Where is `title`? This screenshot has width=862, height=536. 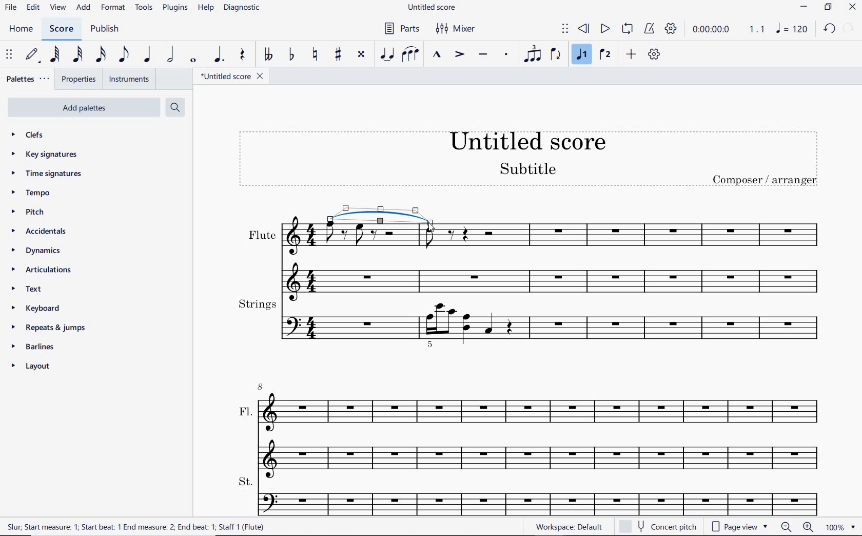 title is located at coordinates (528, 160).